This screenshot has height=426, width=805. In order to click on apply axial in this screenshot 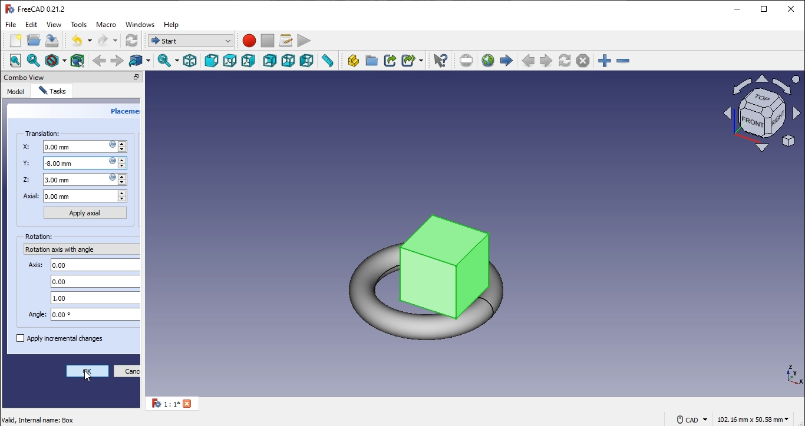, I will do `click(85, 213)`.